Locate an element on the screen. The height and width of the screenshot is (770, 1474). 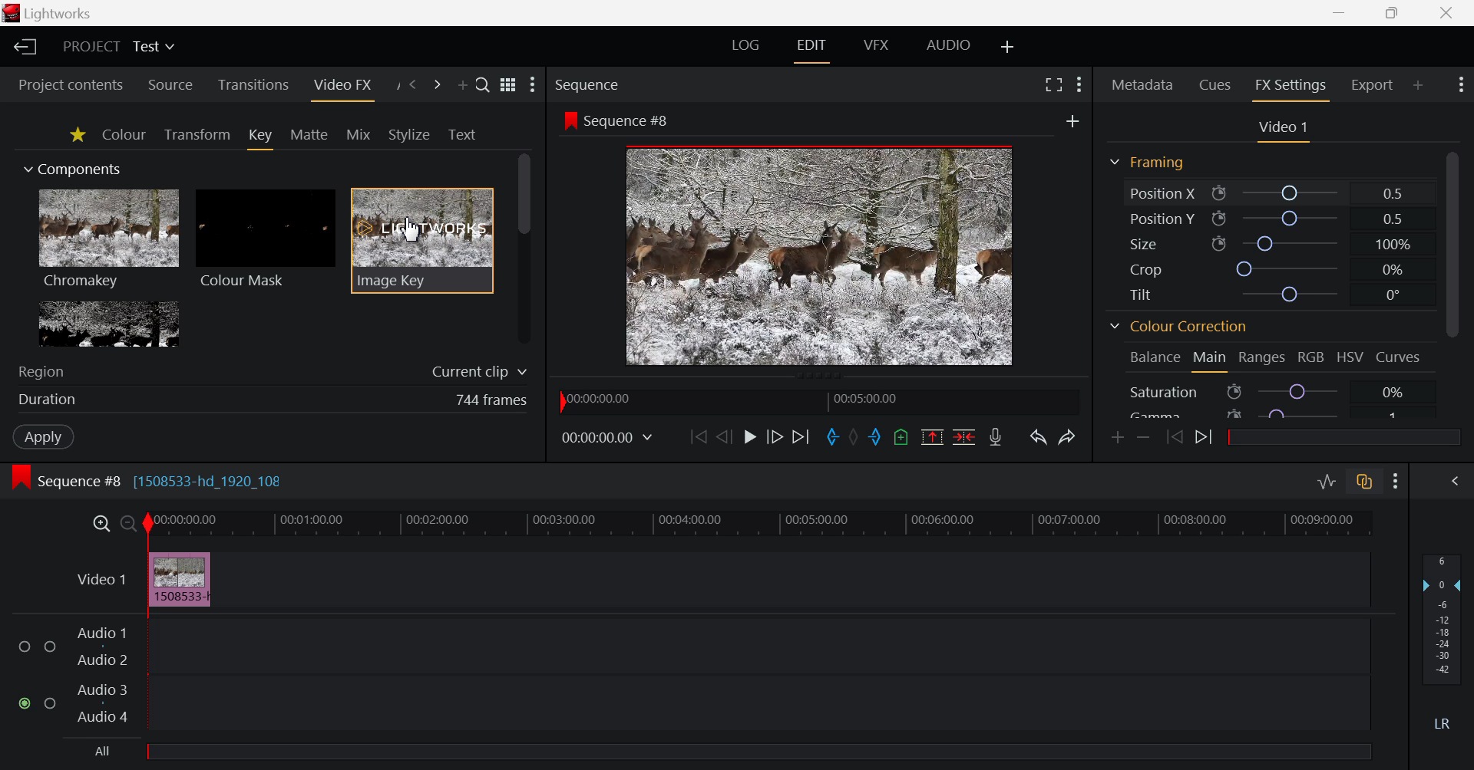
Size is located at coordinates (1145, 244).